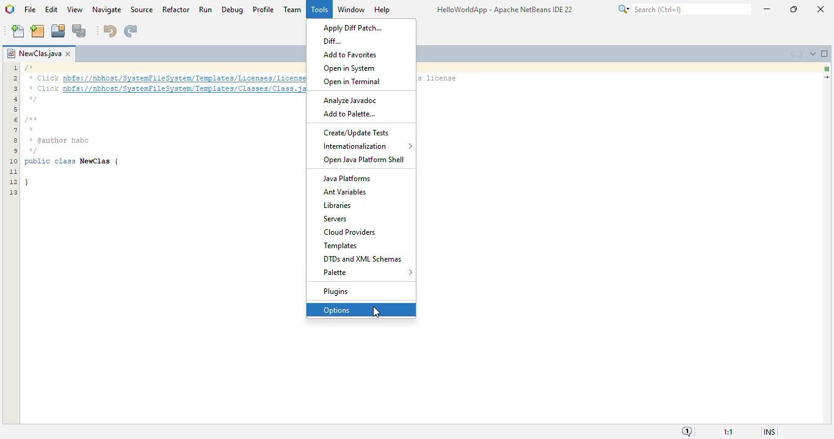  Describe the element at coordinates (365, 160) in the screenshot. I see `open java platform shell` at that location.